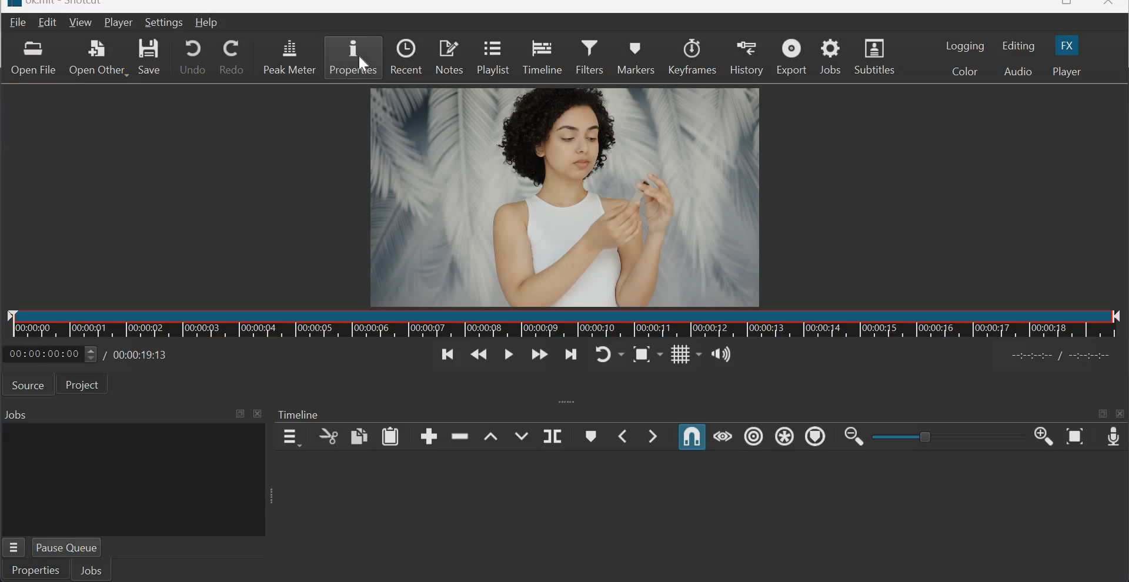  I want to click on Color, so click(964, 71).